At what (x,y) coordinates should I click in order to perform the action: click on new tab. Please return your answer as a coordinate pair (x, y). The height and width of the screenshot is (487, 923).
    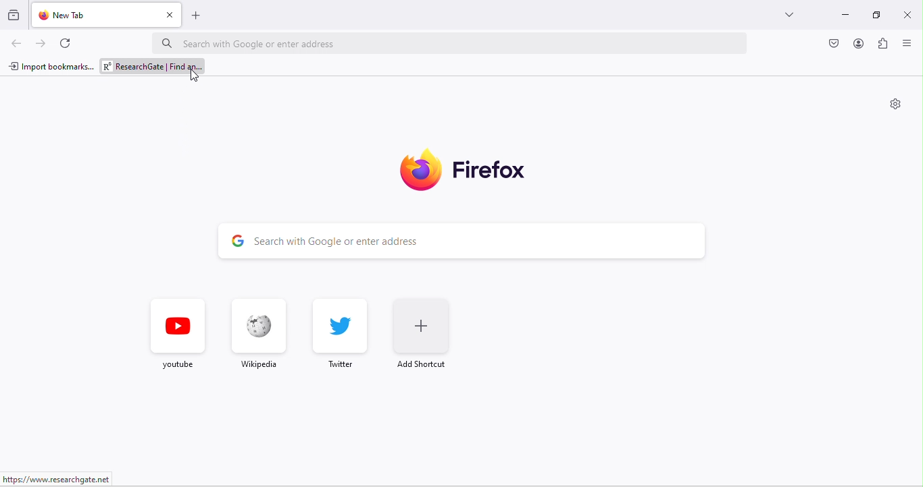
    Looking at the image, I should click on (93, 15).